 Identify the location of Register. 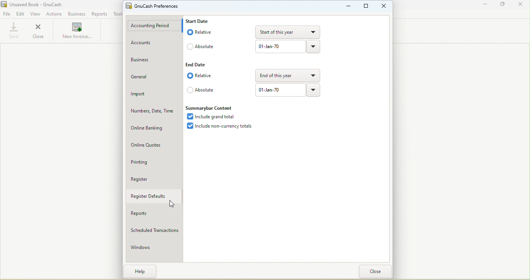
(155, 181).